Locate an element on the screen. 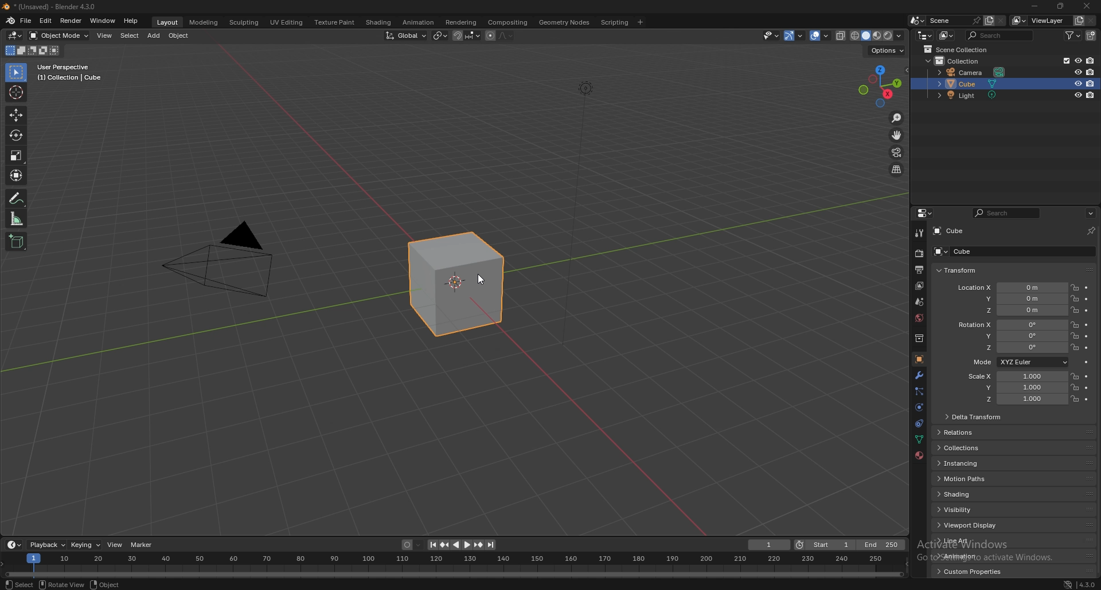 The width and height of the screenshot is (1101, 590). camera is located at coordinates (231, 259).